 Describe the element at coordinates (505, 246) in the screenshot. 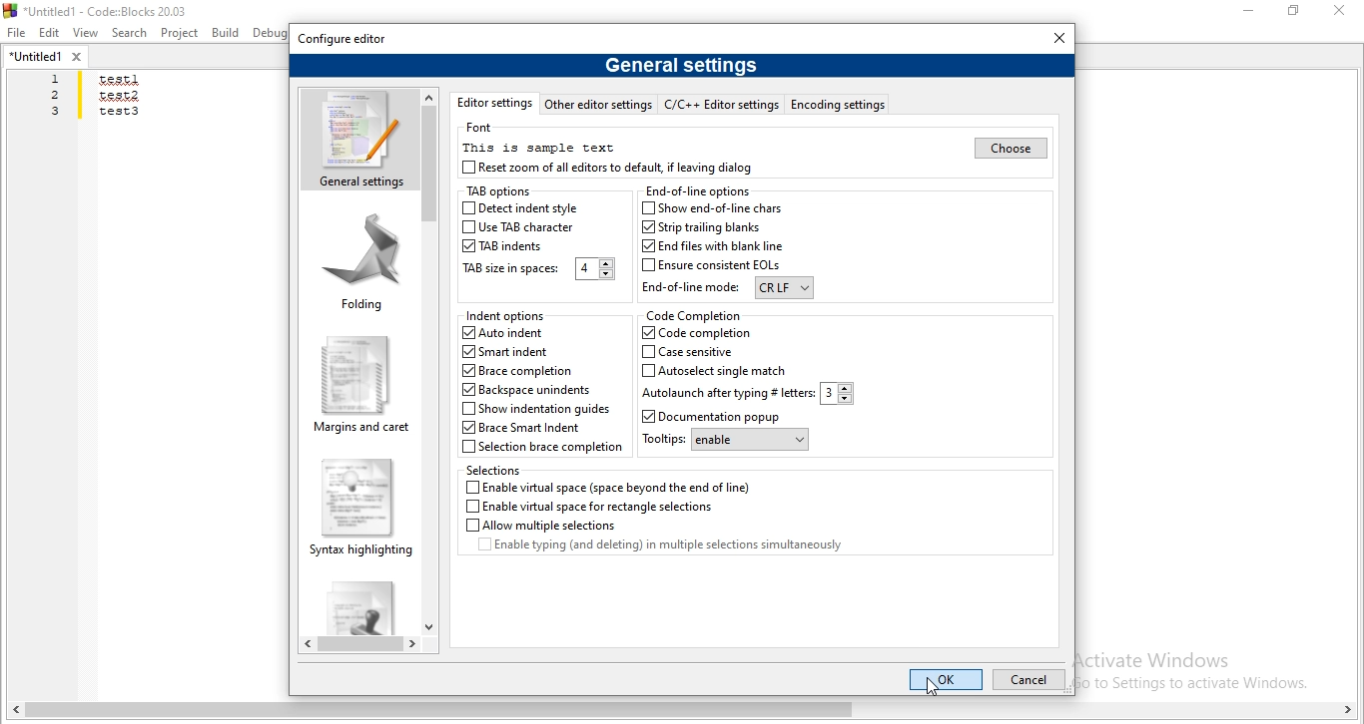

I see `TAB indents` at that location.